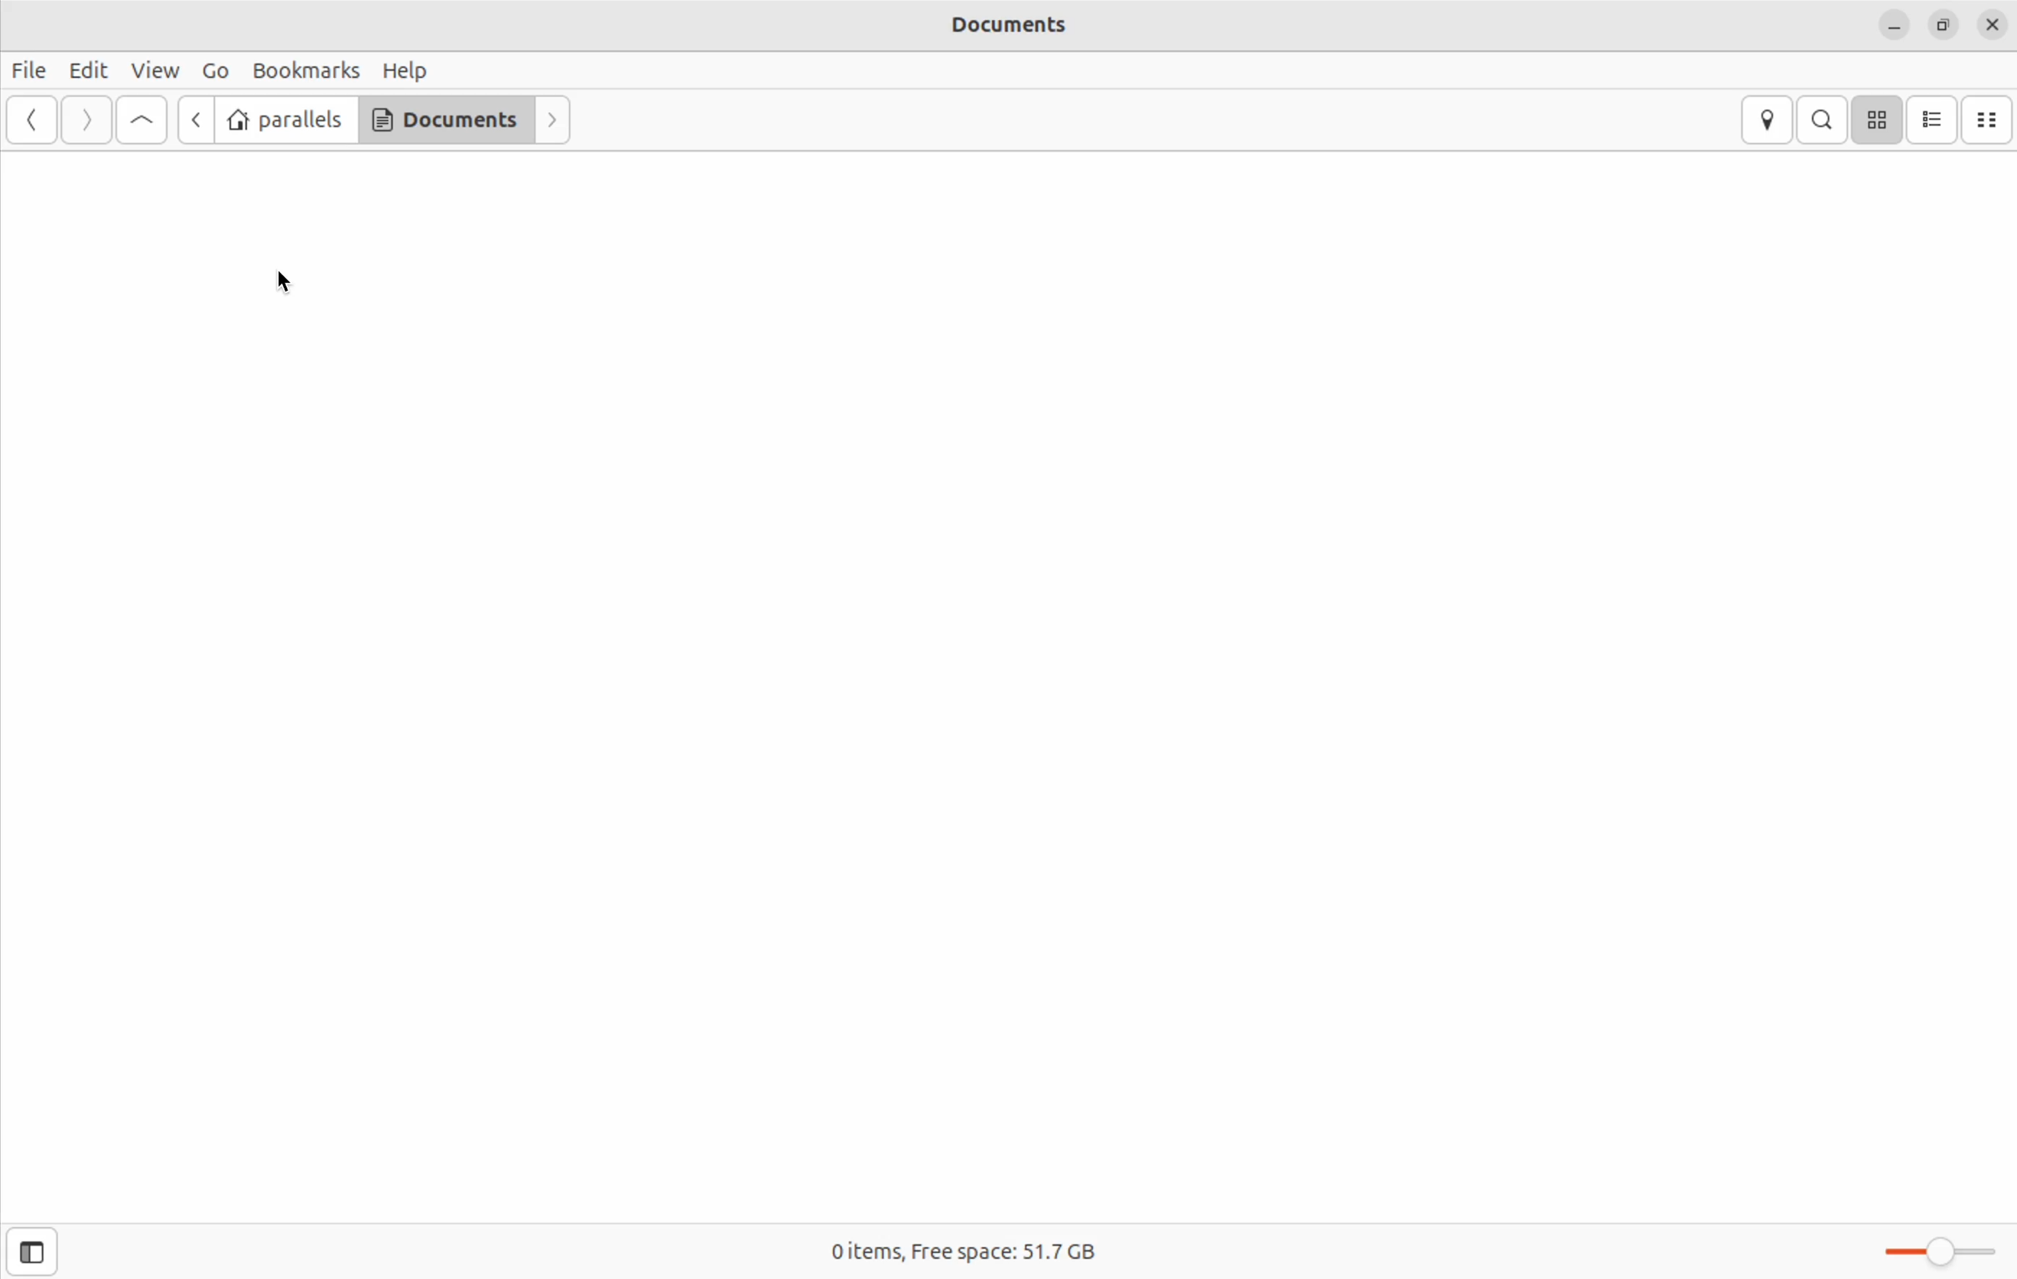  What do you see at coordinates (1937, 117) in the screenshot?
I see `list view` at bounding box center [1937, 117].